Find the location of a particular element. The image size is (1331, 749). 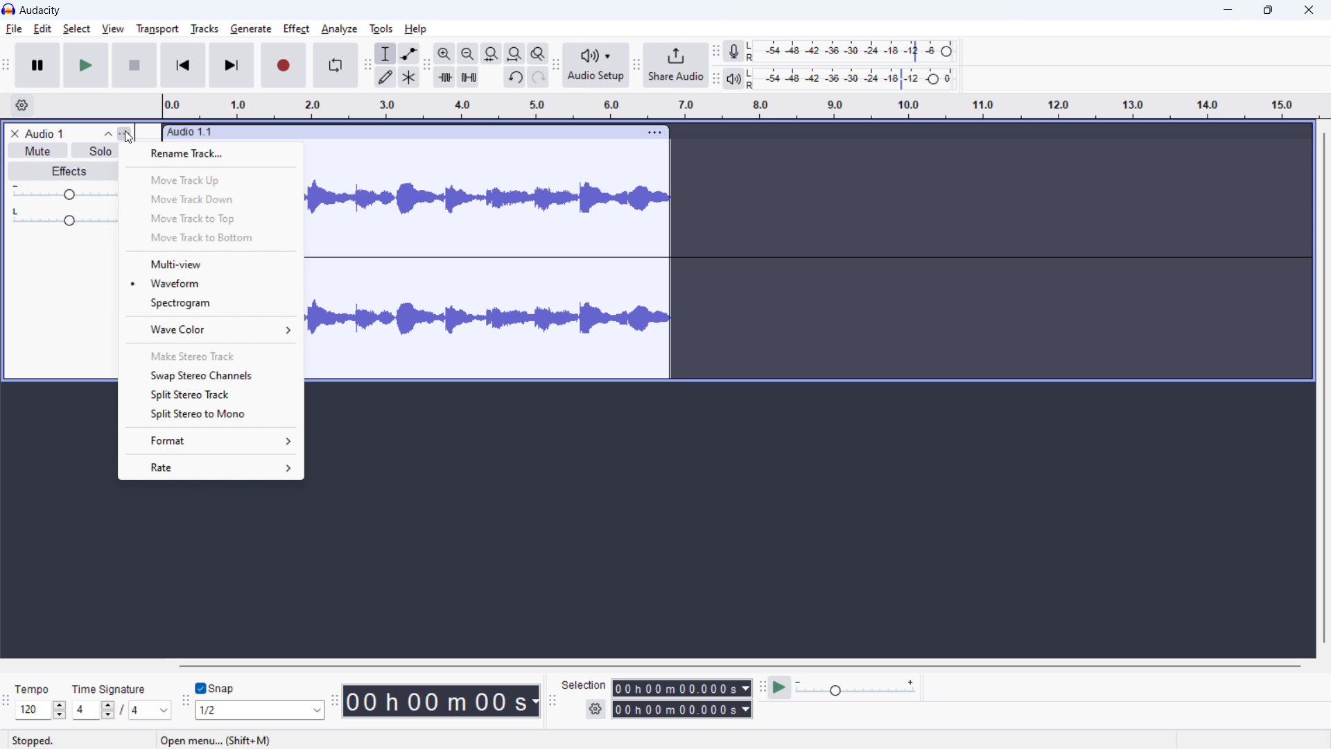

share audio toolbar is located at coordinates (636, 65).